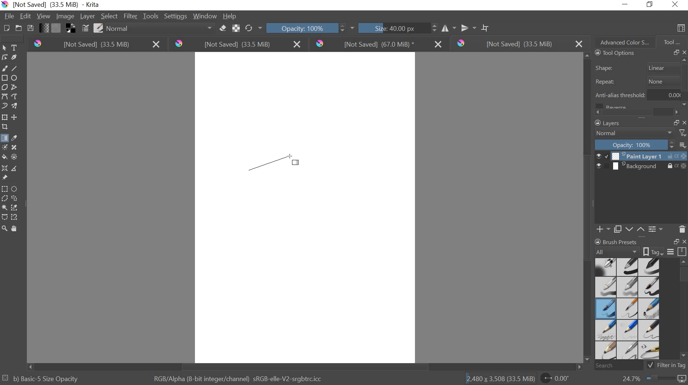 The height and width of the screenshot is (385, 688). I want to click on BACKGROUND, so click(641, 167).